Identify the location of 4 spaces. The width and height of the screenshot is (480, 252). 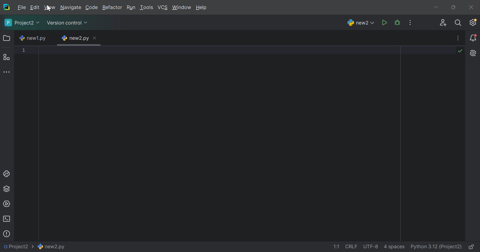
(393, 247).